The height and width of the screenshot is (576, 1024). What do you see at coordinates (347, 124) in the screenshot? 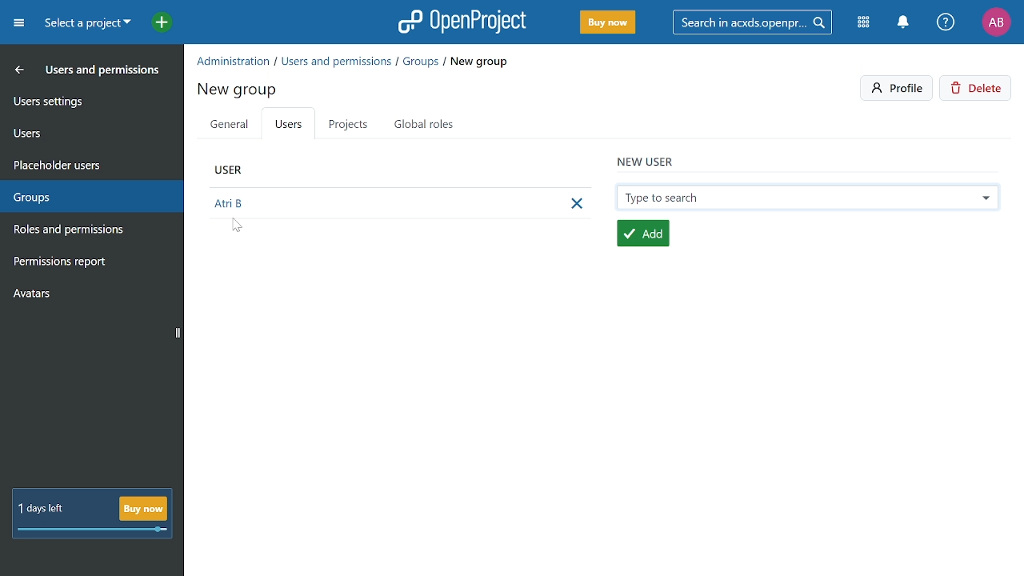
I see `Projects` at bounding box center [347, 124].